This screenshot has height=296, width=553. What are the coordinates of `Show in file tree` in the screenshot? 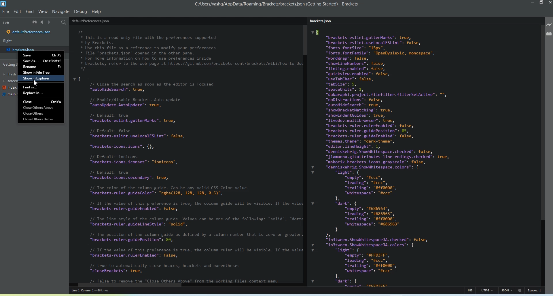 It's located at (35, 22).